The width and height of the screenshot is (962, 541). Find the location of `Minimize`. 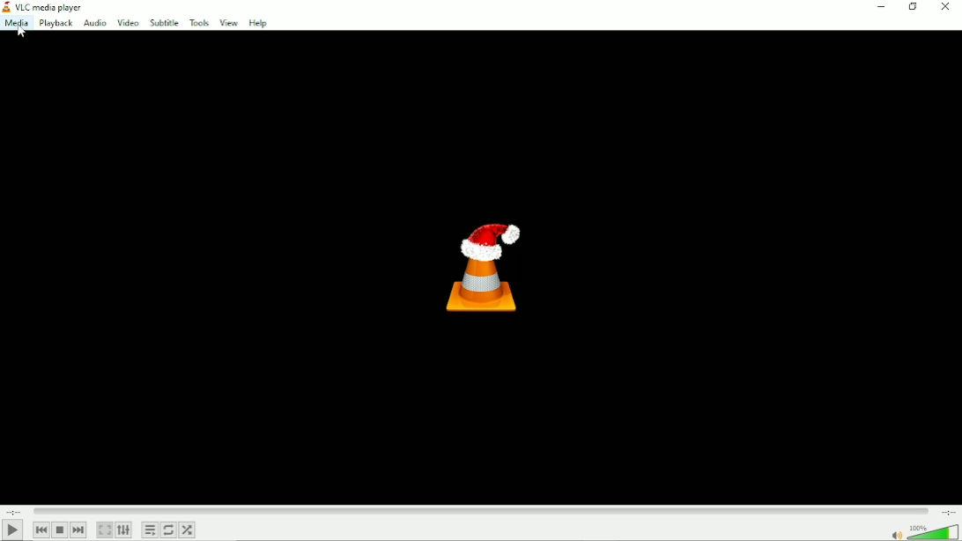

Minimize is located at coordinates (882, 7).